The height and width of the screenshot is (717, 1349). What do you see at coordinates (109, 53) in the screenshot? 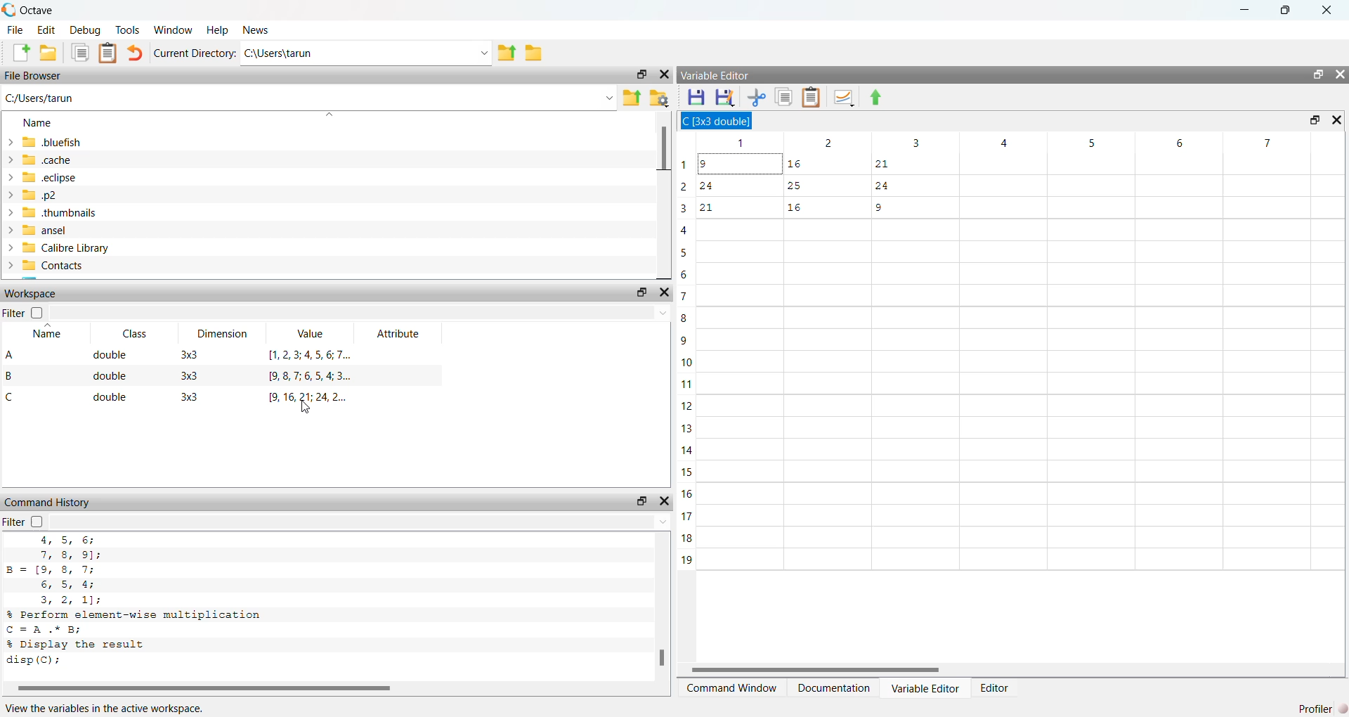
I see `Document Clipboard` at bounding box center [109, 53].